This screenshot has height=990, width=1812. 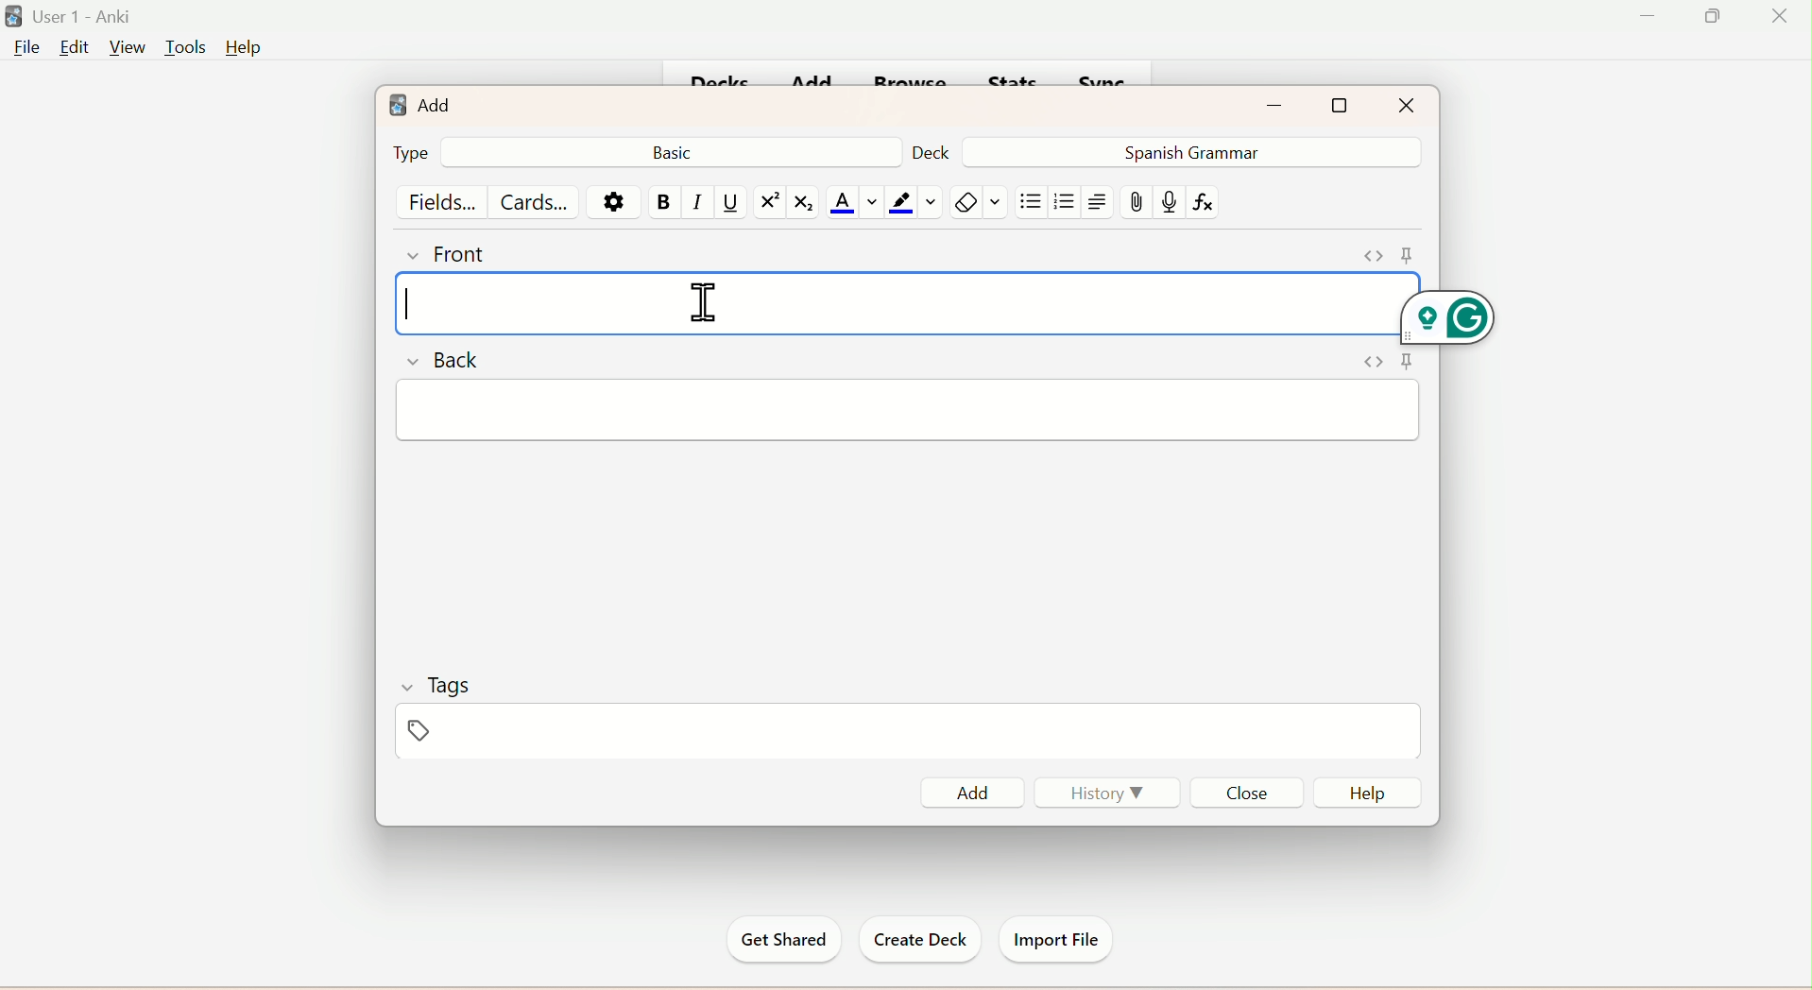 I want to click on Basic, so click(x=676, y=151).